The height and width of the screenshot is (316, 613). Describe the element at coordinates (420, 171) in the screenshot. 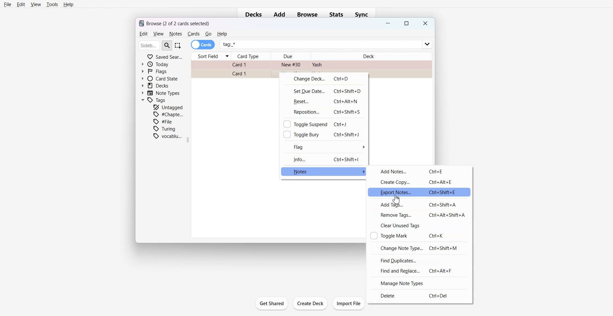

I see `Add Notes` at that location.